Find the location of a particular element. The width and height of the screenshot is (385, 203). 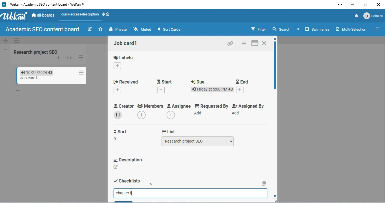

list actions is located at coordinates (81, 58).